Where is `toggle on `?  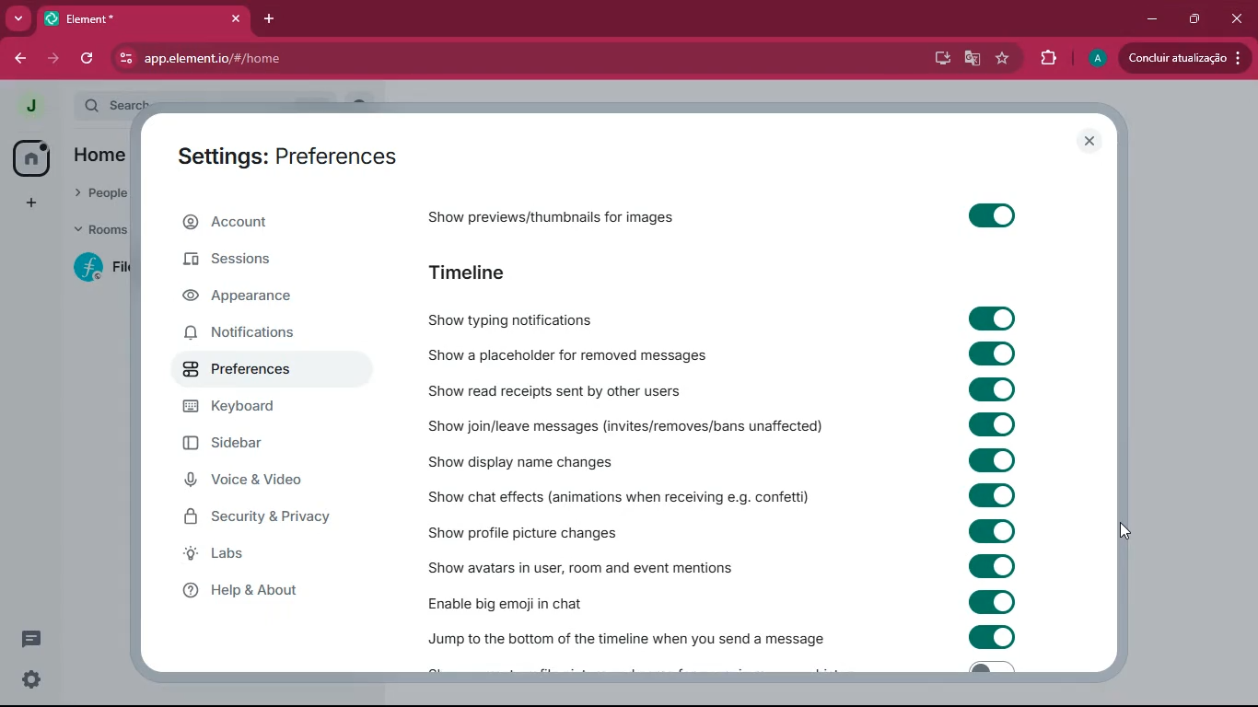
toggle on  is located at coordinates (991, 354).